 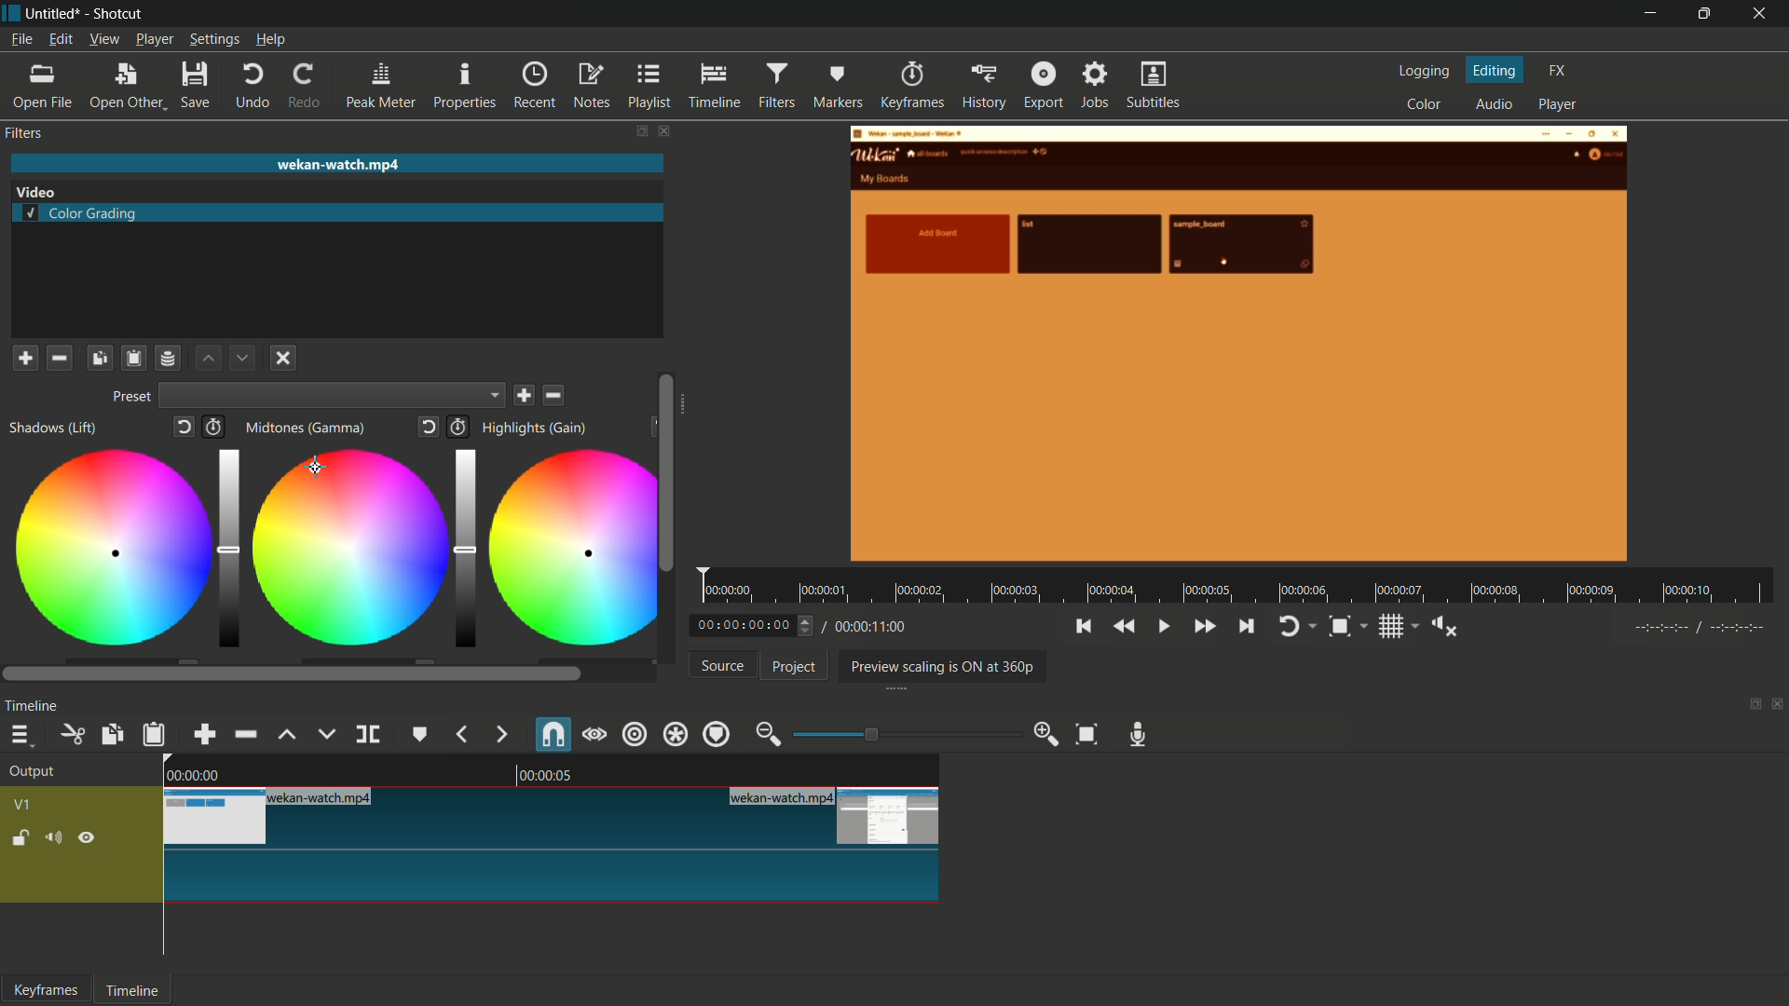 I want to click on hide, so click(x=89, y=840).